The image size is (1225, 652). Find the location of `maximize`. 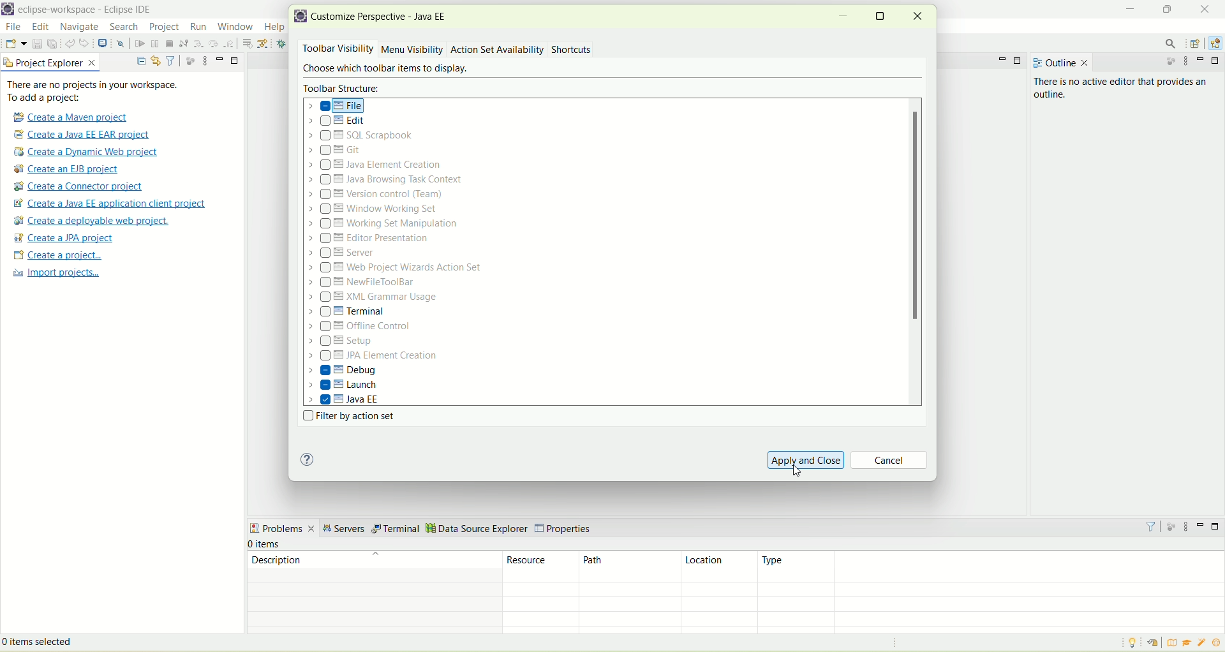

maximize is located at coordinates (1020, 60).